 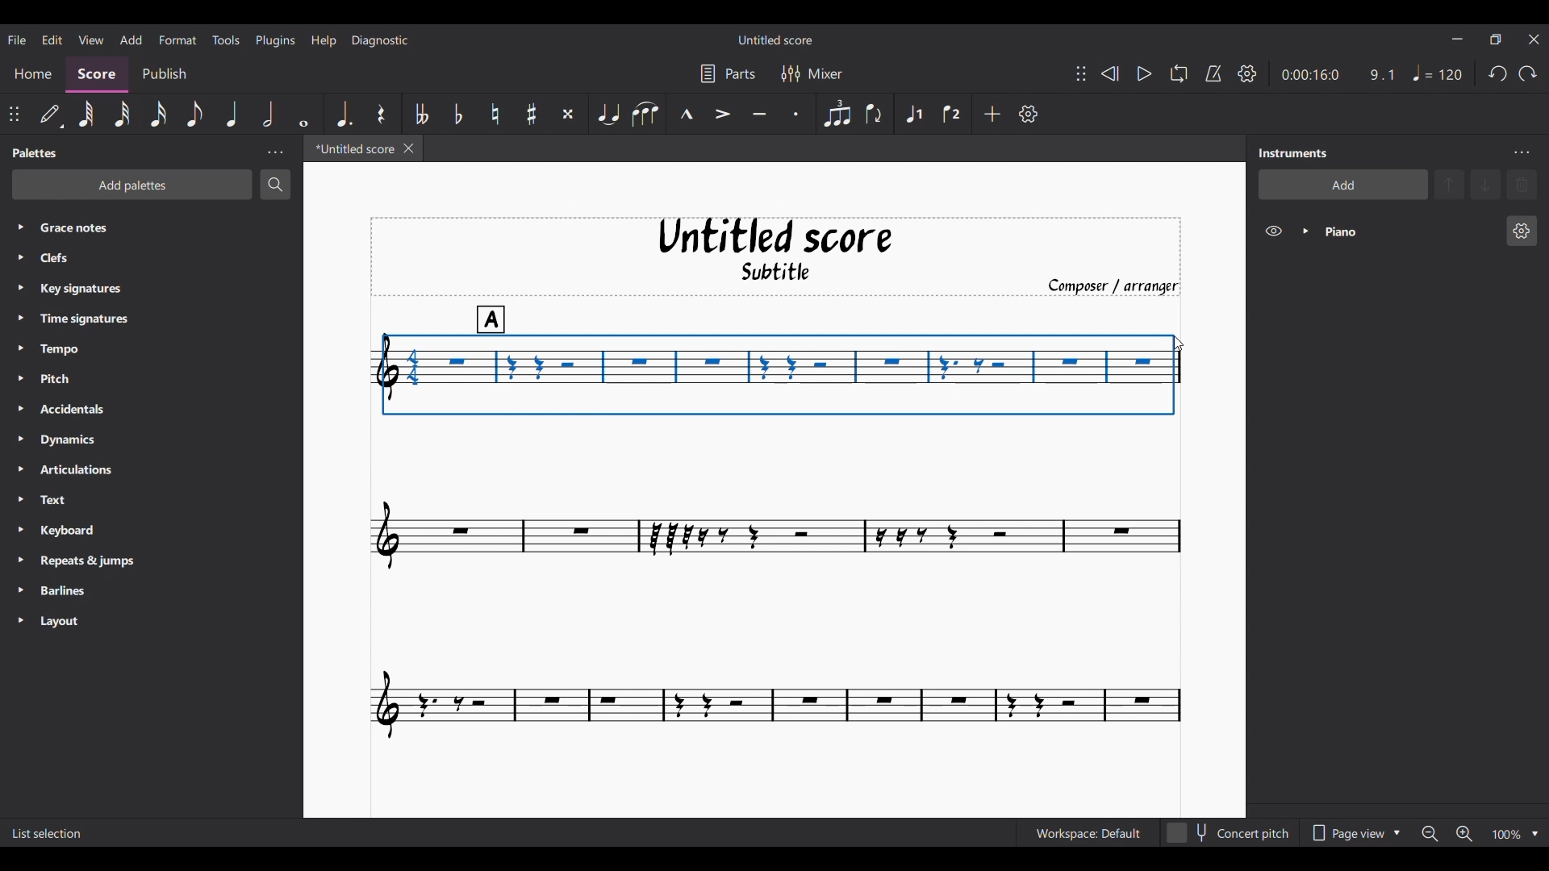 I want to click on Voice 2, so click(x=951, y=115).